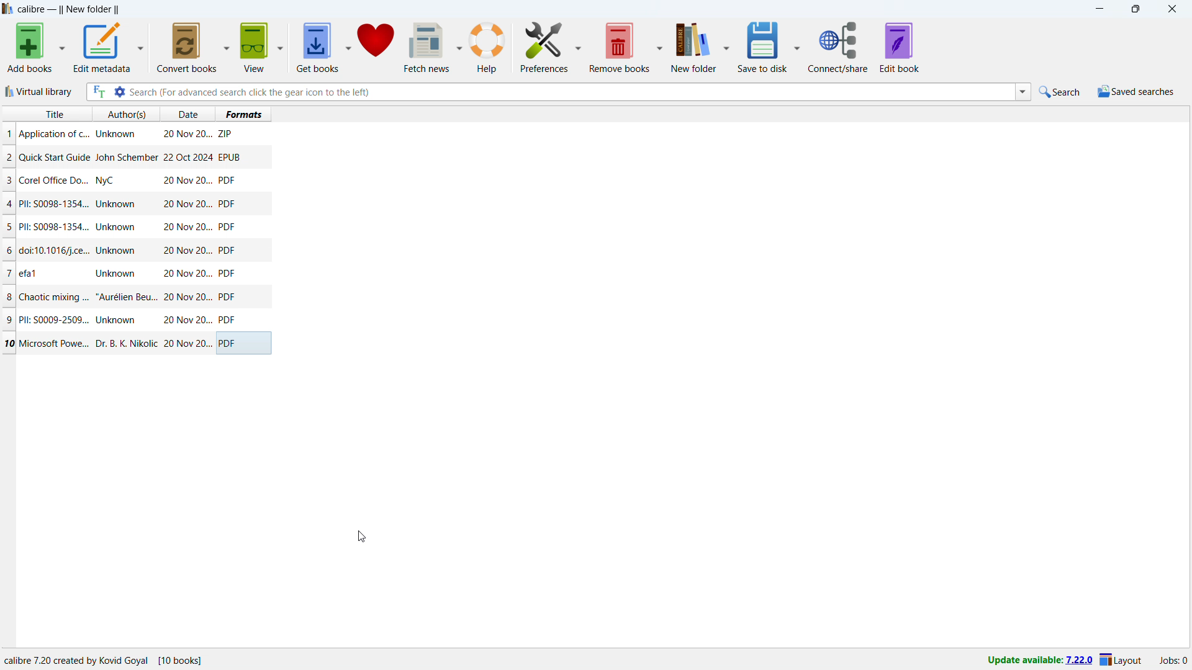 This screenshot has width=1192, height=670. I want to click on 20 Nov 20..., so click(186, 251).